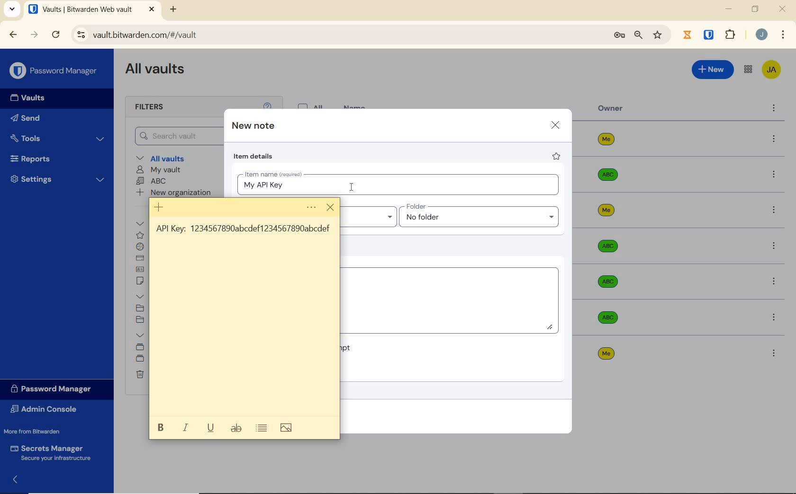  Describe the element at coordinates (152, 9) in the screenshot. I see `CLOSE` at that location.